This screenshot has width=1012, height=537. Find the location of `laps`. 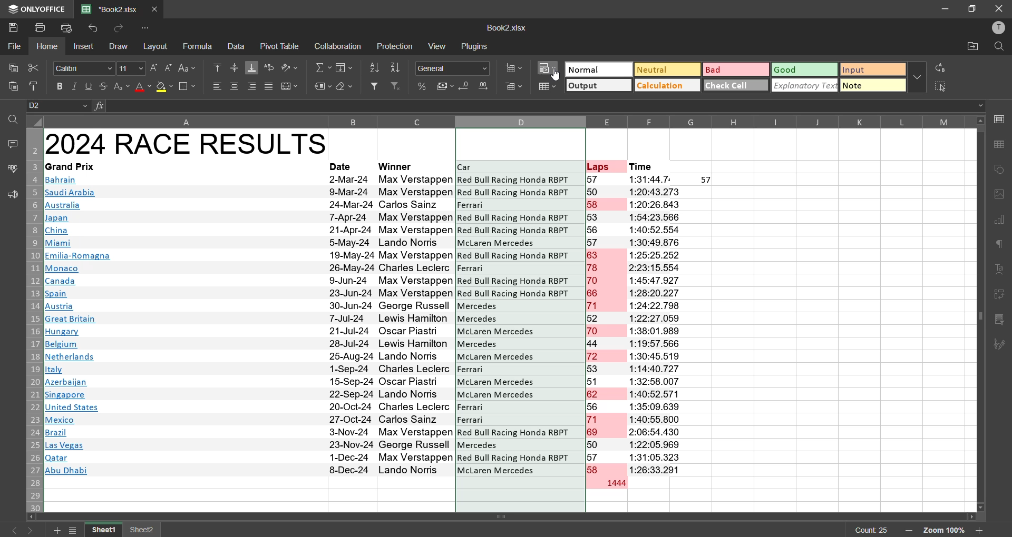

laps is located at coordinates (599, 166).